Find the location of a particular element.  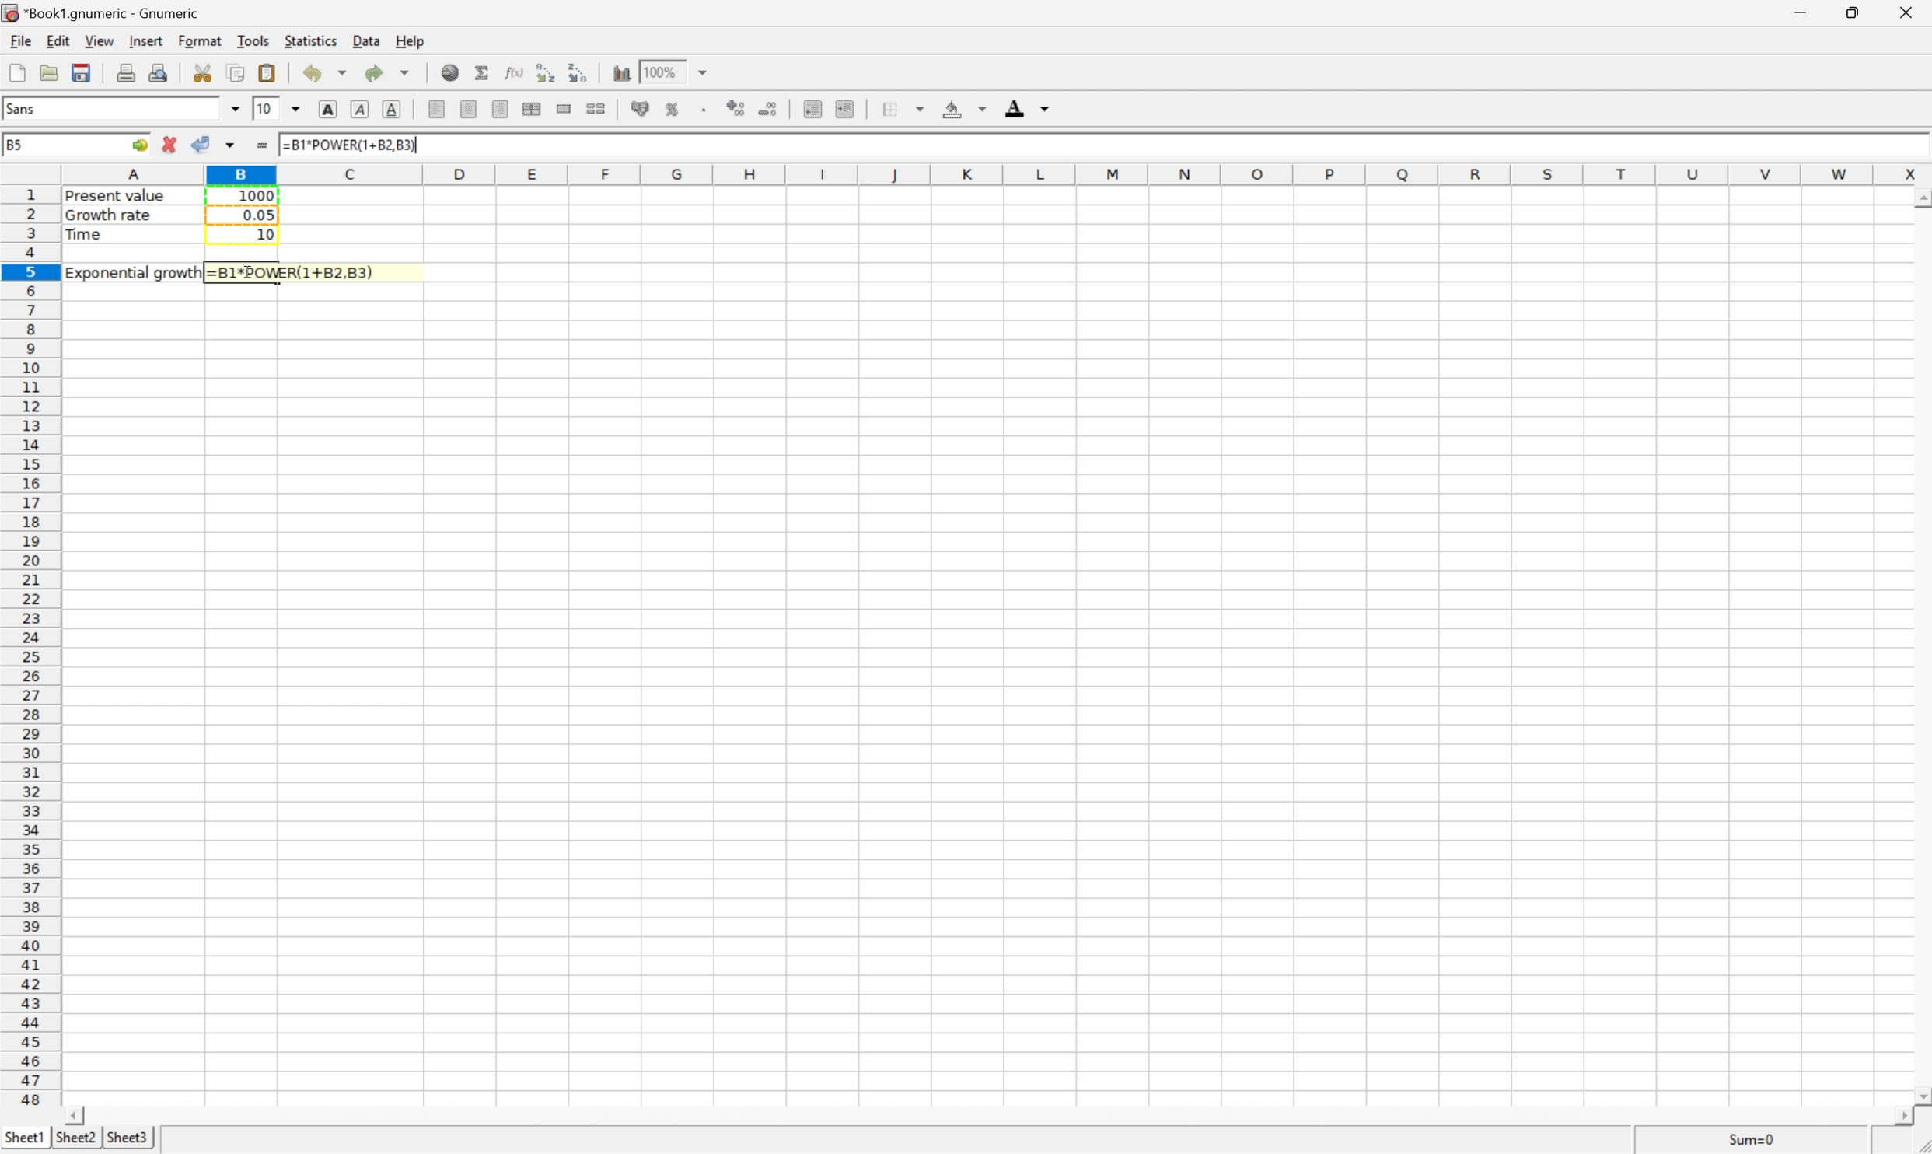

Set the format of the selected cells to include a thousands separator is located at coordinates (705, 110).